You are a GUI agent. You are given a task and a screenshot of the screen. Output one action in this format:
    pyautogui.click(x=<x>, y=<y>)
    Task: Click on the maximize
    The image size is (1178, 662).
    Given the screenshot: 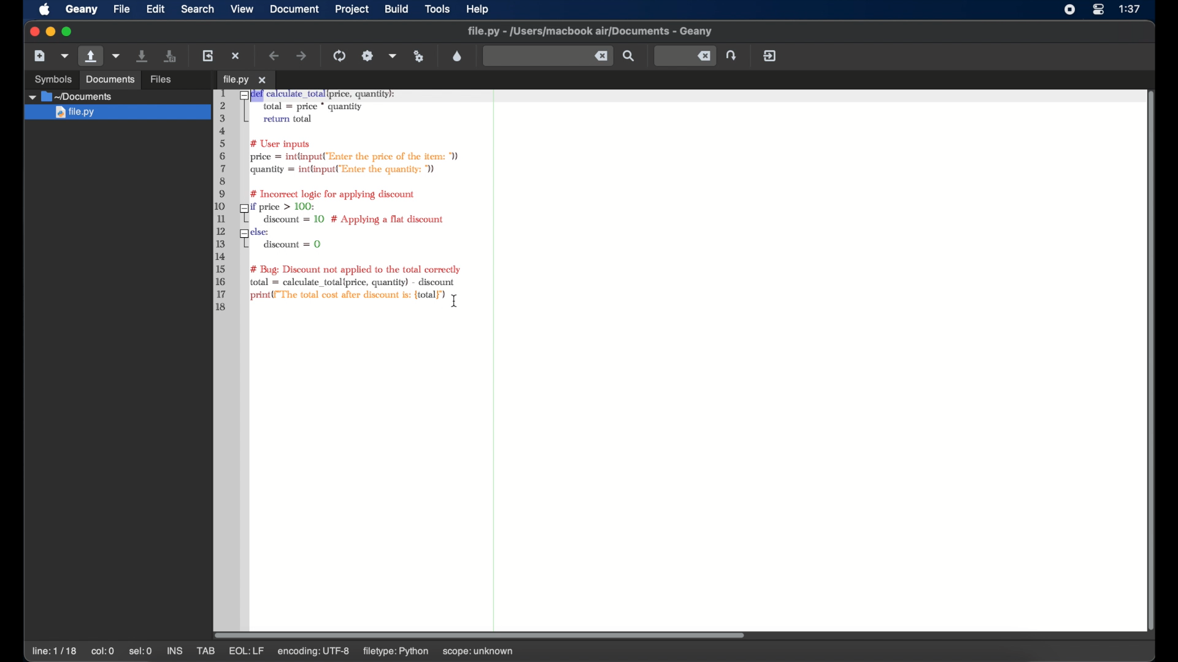 What is the action you would take?
    pyautogui.click(x=69, y=32)
    